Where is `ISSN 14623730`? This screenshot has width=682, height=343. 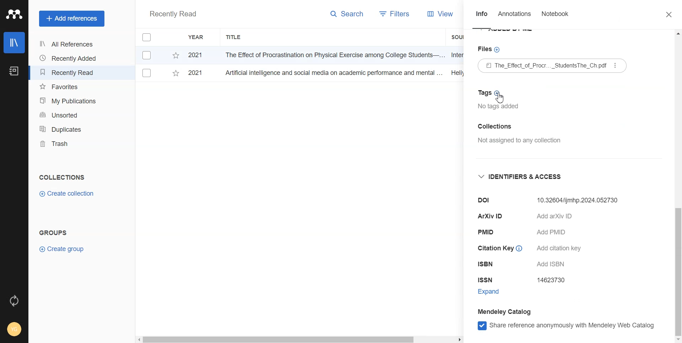 ISSN 14623730 is located at coordinates (525, 280).